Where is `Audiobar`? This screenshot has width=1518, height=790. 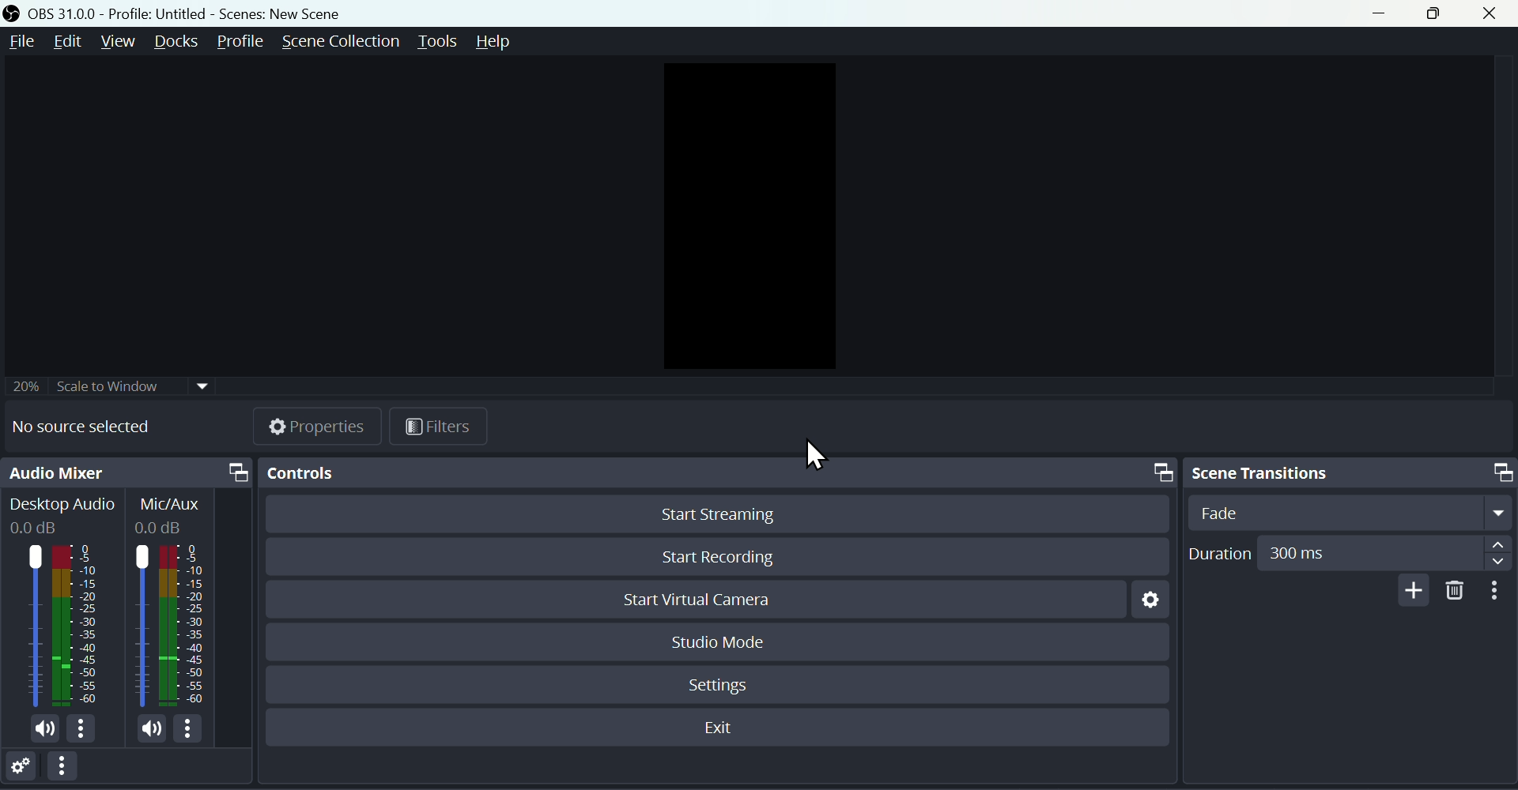 Audiobar is located at coordinates (173, 623).